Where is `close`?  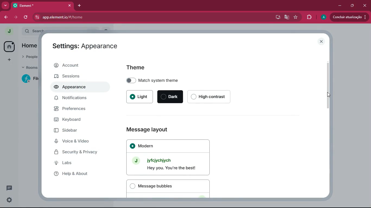
close is located at coordinates (69, 5).